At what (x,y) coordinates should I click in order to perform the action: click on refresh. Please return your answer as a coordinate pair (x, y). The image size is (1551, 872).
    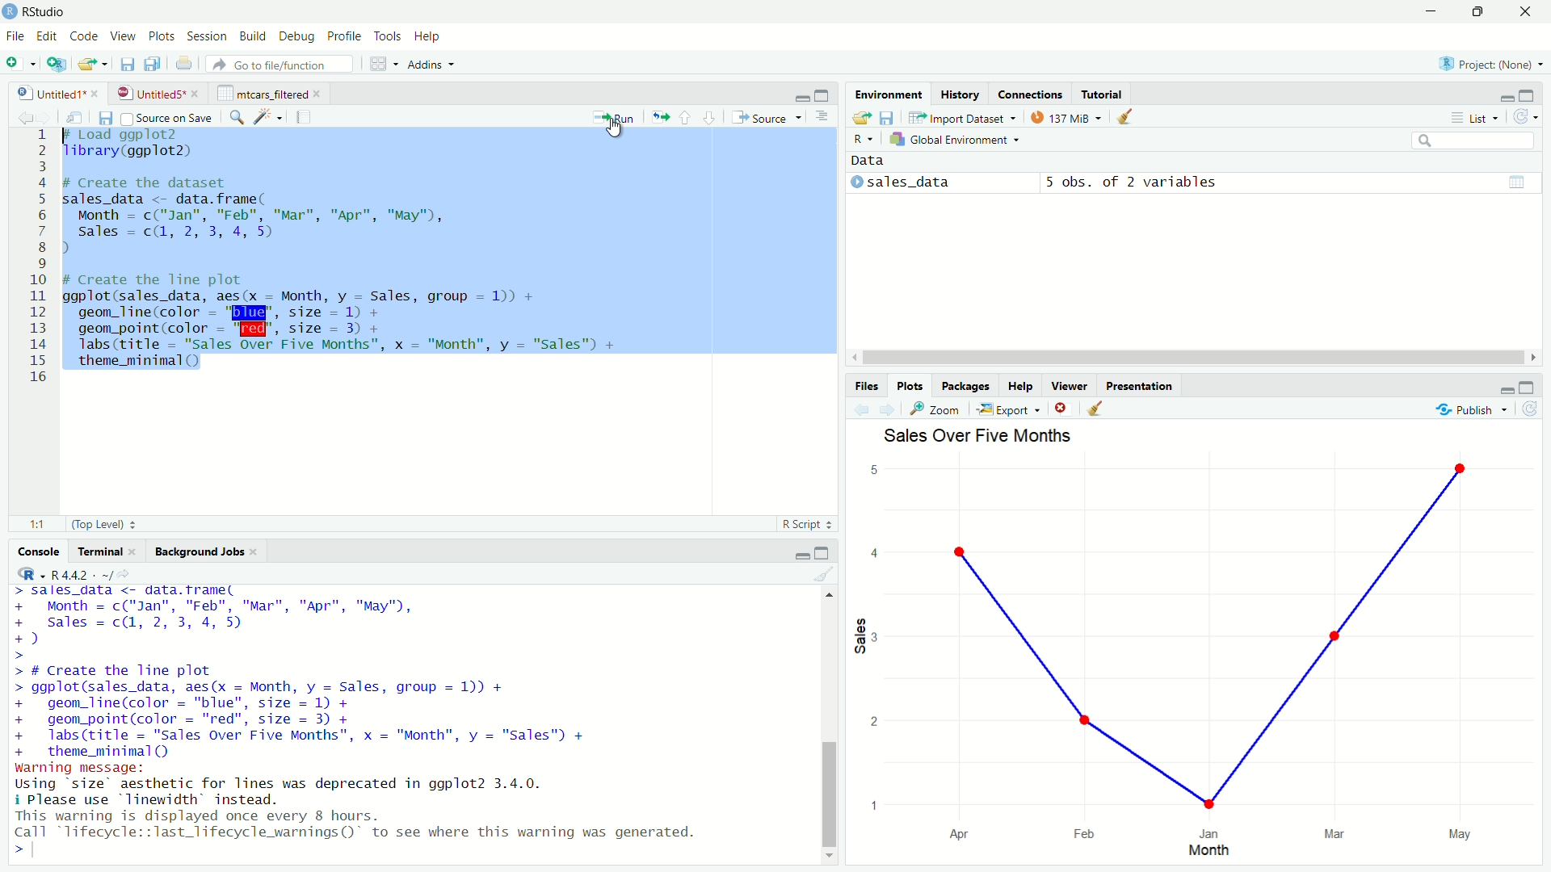
    Looking at the image, I should click on (1528, 116).